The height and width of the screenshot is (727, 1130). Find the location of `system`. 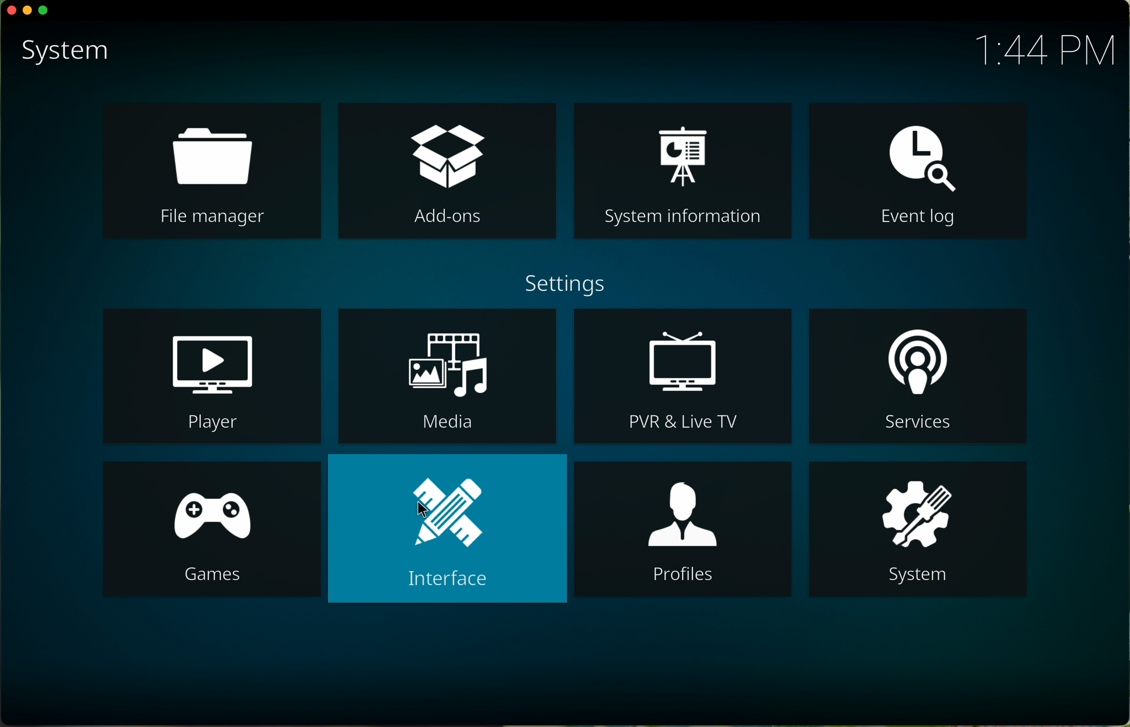

system is located at coordinates (63, 51).